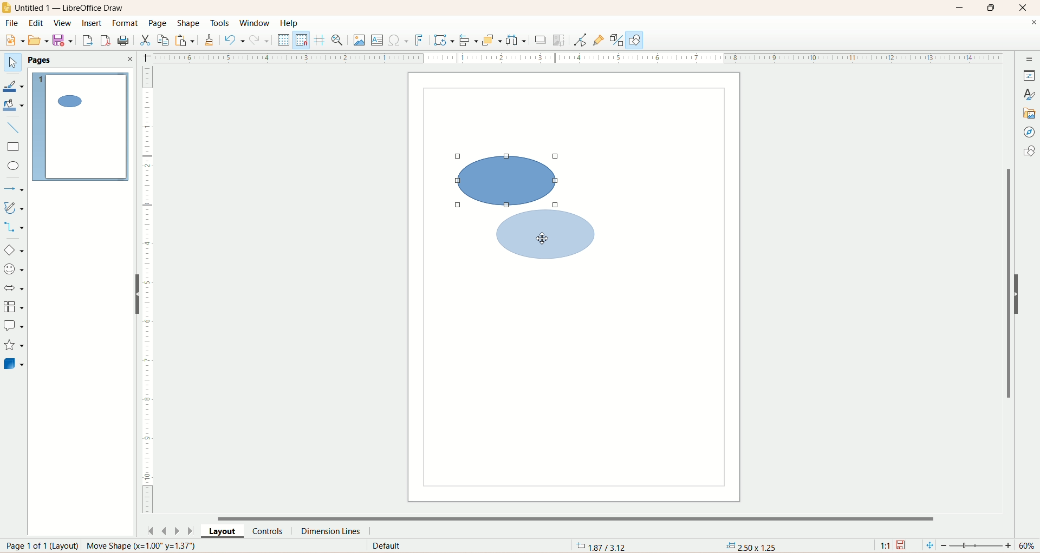 The height and width of the screenshot is (553, 1040). Describe the element at coordinates (88, 38) in the screenshot. I see `export` at that location.